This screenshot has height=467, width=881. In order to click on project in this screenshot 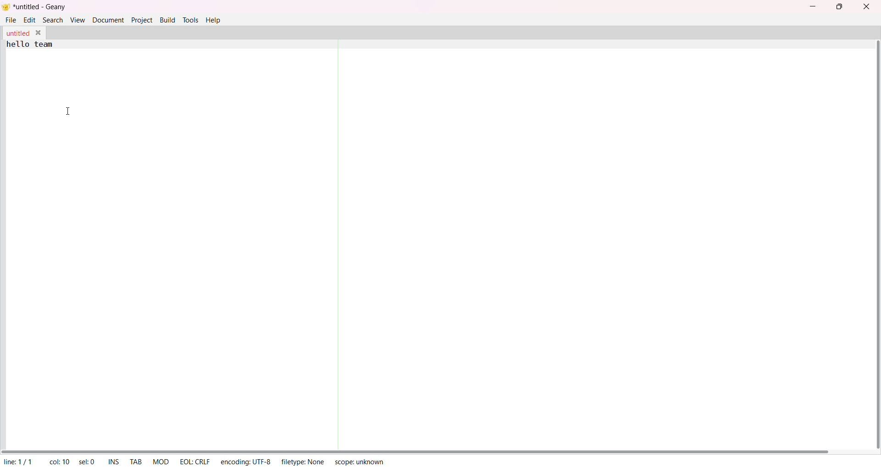, I will do `click(140, 20)`.